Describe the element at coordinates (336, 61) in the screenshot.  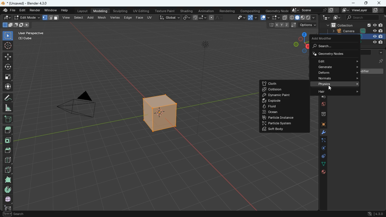
I see `edit` at that location.